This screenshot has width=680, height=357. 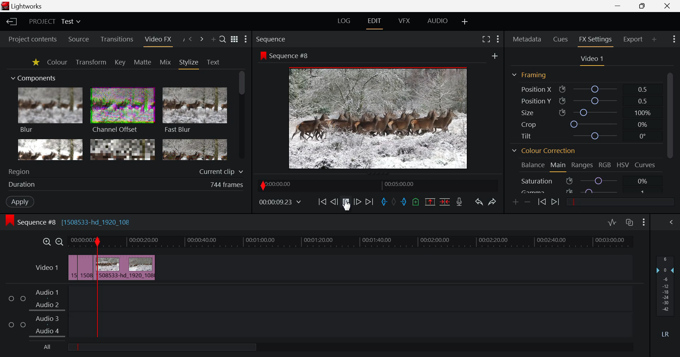 What do you see at coordinates (223, 40) in the screenshot?
I see `Search` at bounding box center [223, 40].